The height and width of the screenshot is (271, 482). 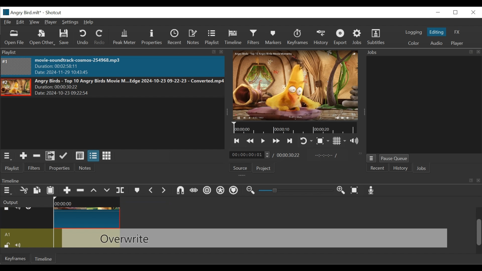 I want to click on Add the source to the playlist, so click(x=24, y=156).